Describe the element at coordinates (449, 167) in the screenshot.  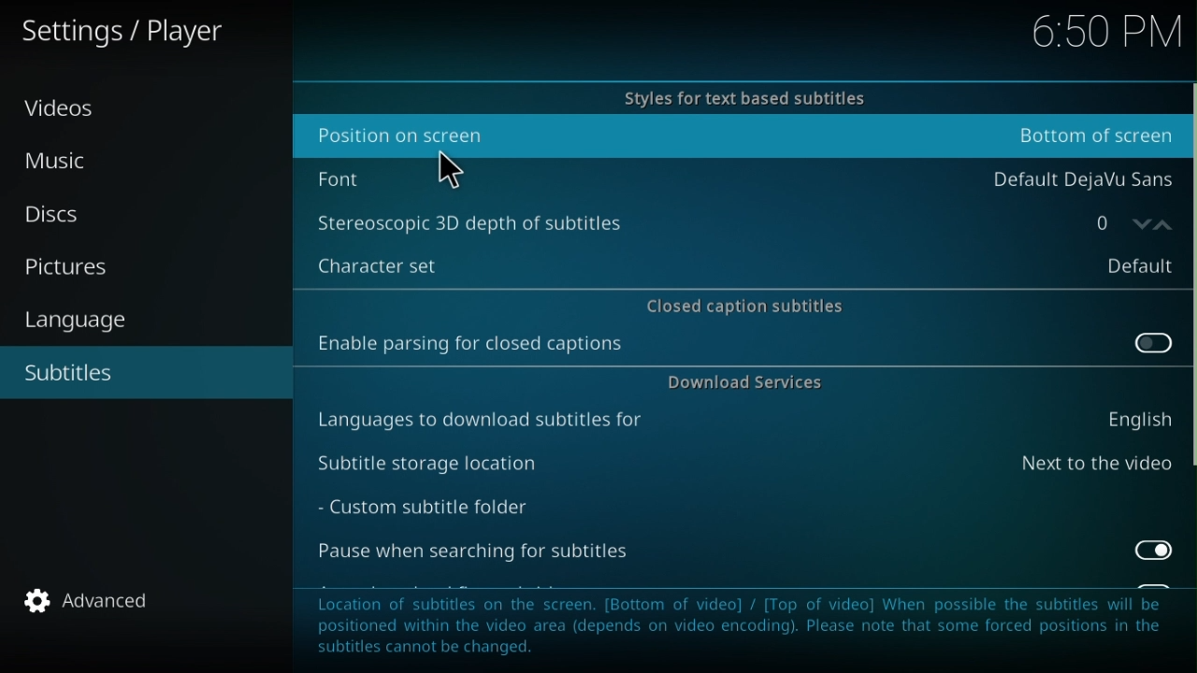
I see `Cursor` at that location.